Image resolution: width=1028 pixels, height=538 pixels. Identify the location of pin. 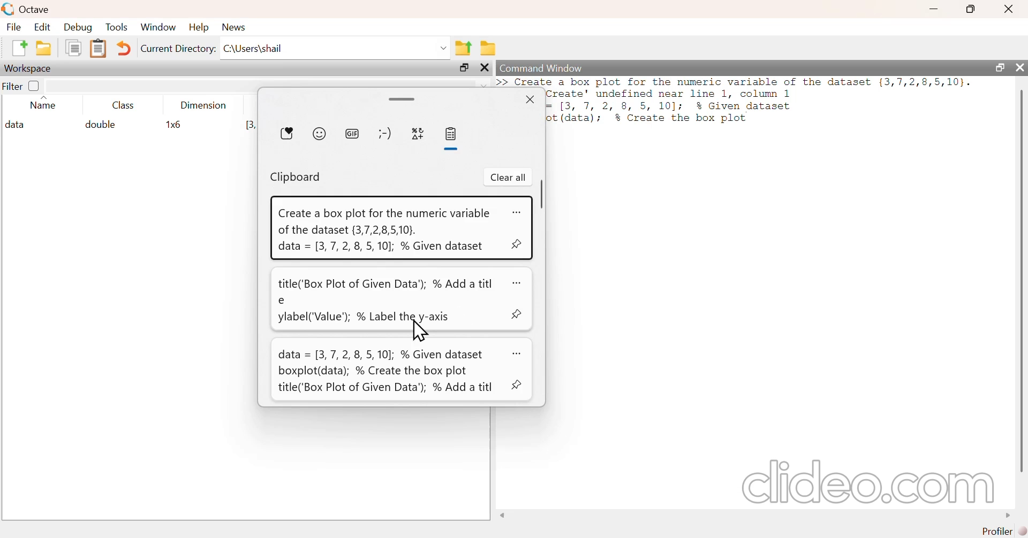
(519, 384).